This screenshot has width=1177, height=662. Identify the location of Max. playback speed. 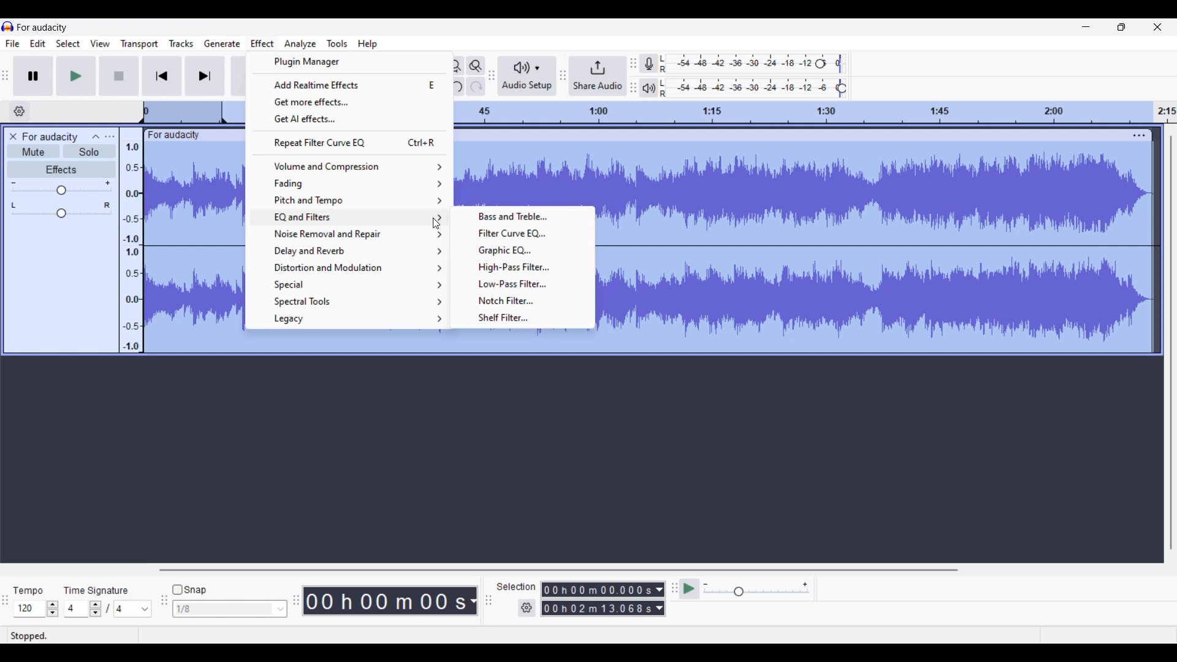
(805, 585).